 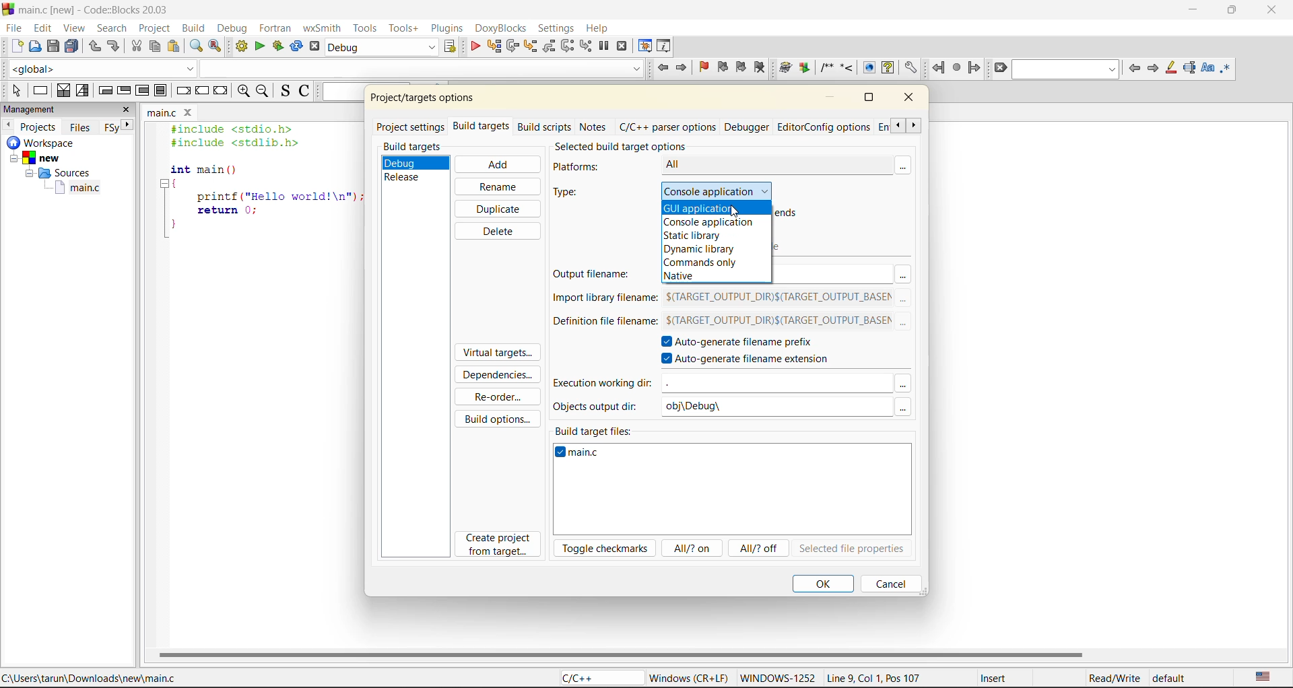 I want to click on break instruction, so click(x=183, y=92).